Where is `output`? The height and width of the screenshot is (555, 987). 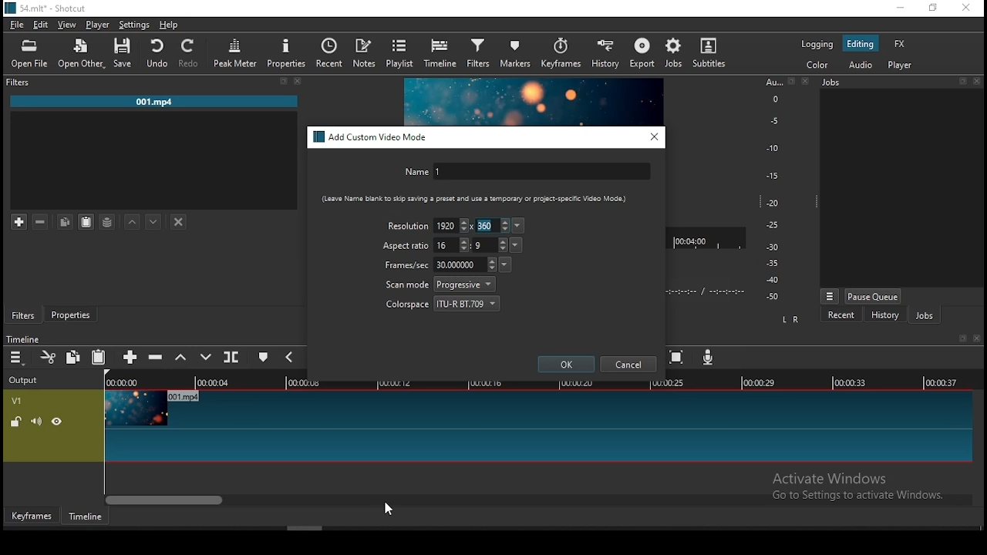 output is located at coordinates (25, 381).